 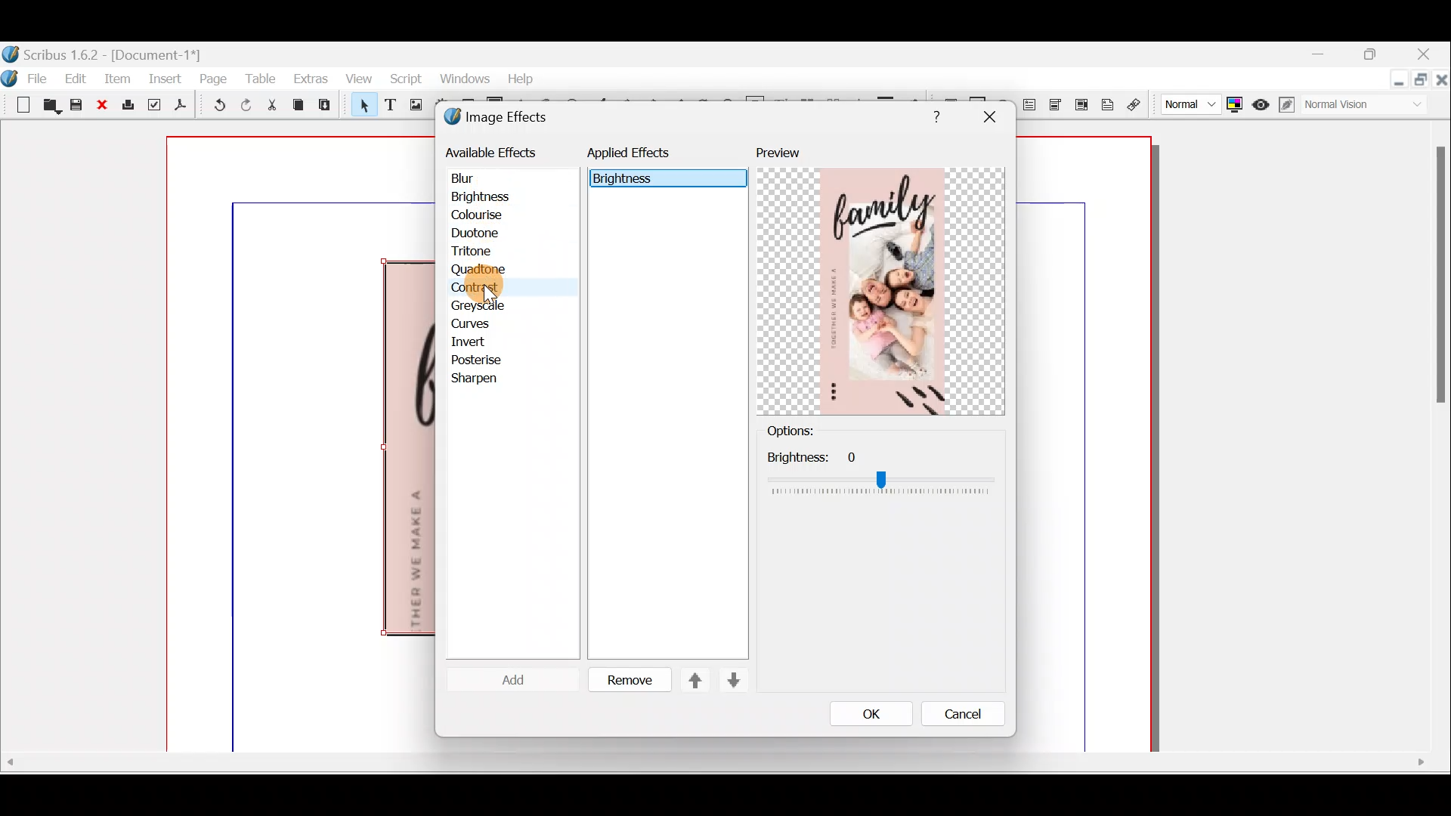 I want to click on Close, so click(x=106, y=106).